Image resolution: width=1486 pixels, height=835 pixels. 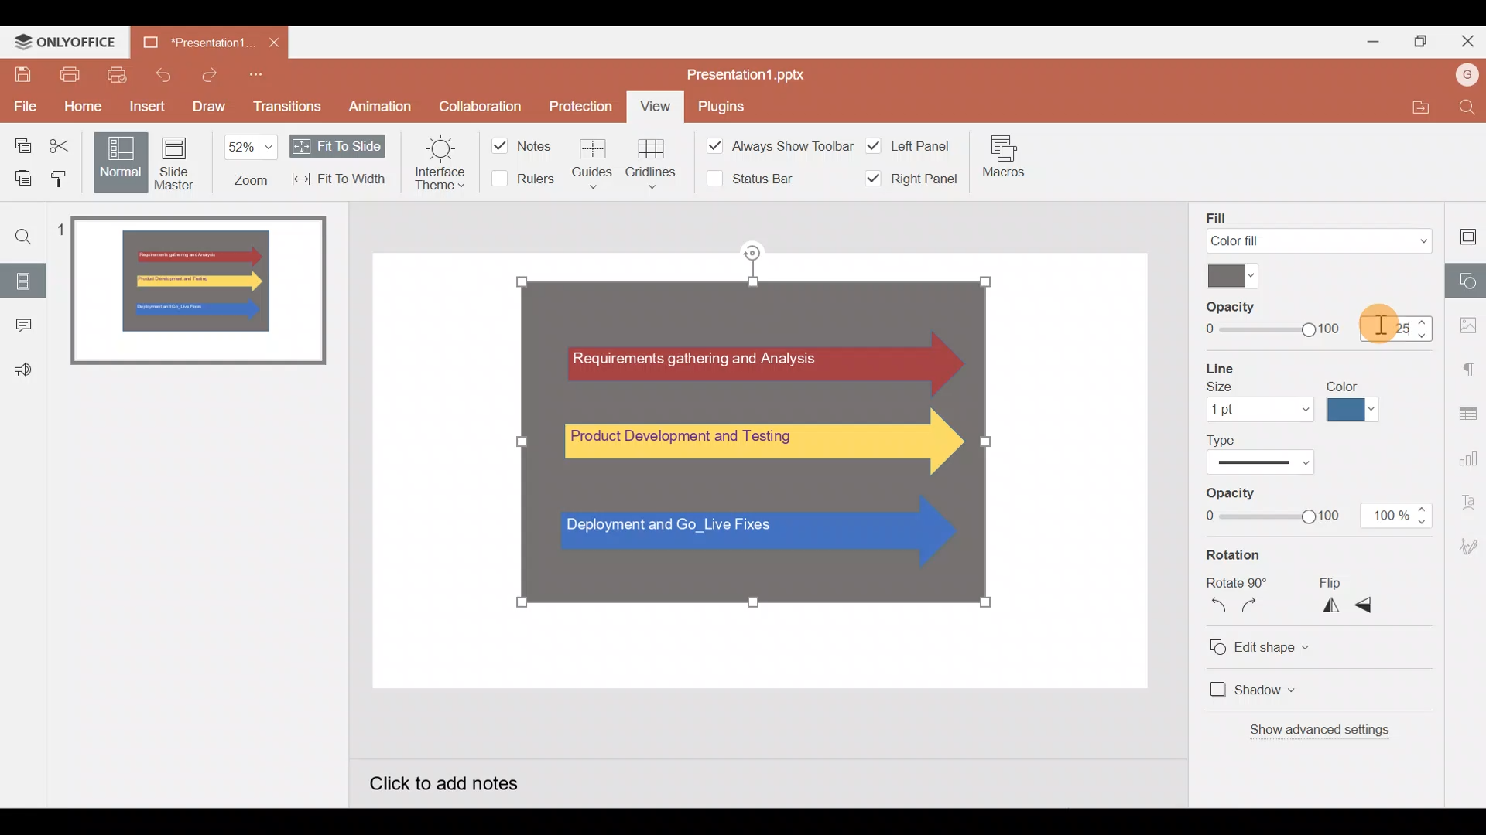 I want to click on Fit to width, so click(x=340, y=181).